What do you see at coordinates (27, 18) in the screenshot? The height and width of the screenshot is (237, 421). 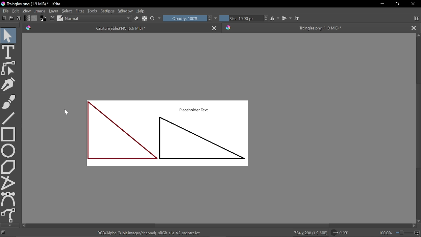 I see `Fill gradient` at bounding box center [27, 18].